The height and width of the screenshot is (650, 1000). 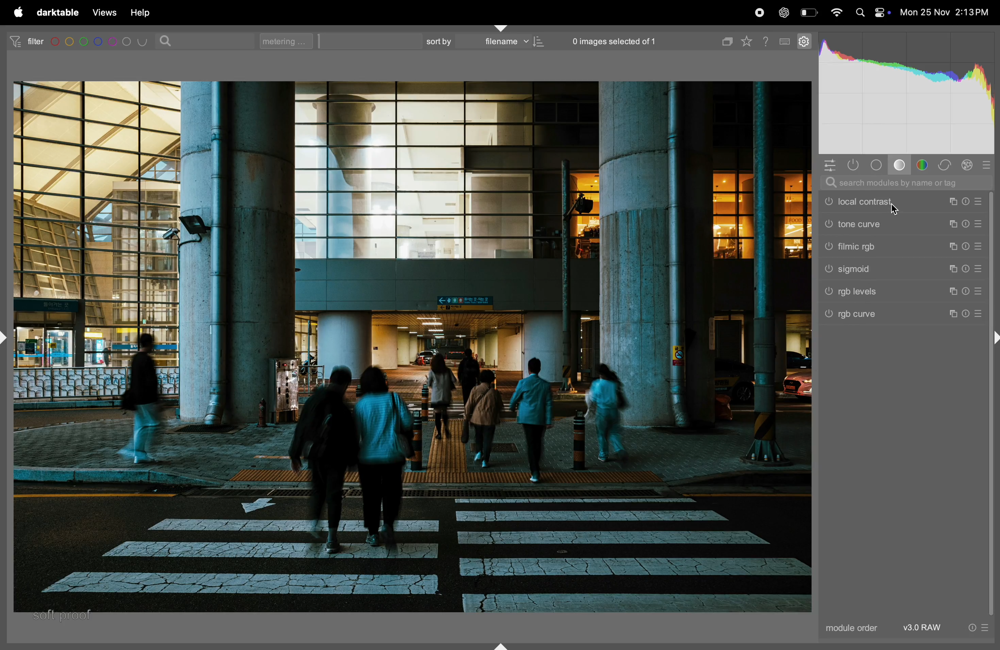 I want to click on shift+ctrl+r, so click(x=994, y=340).